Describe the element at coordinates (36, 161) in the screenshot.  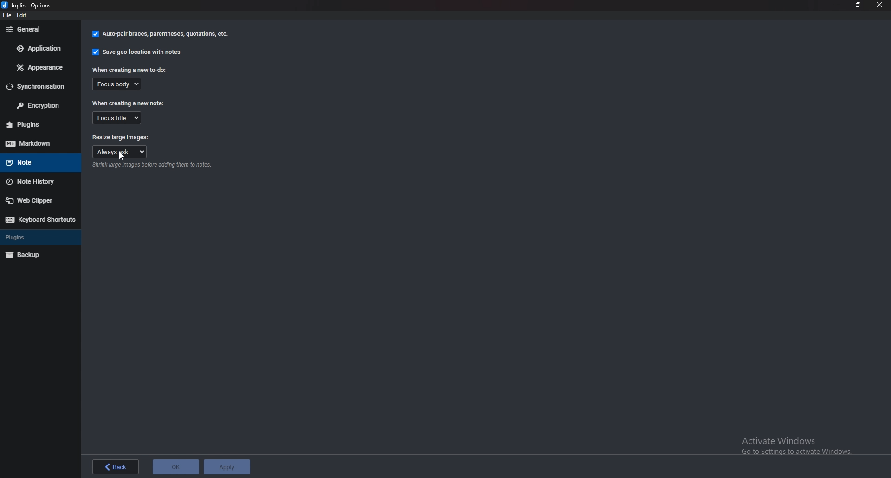
I see `note` at that location.